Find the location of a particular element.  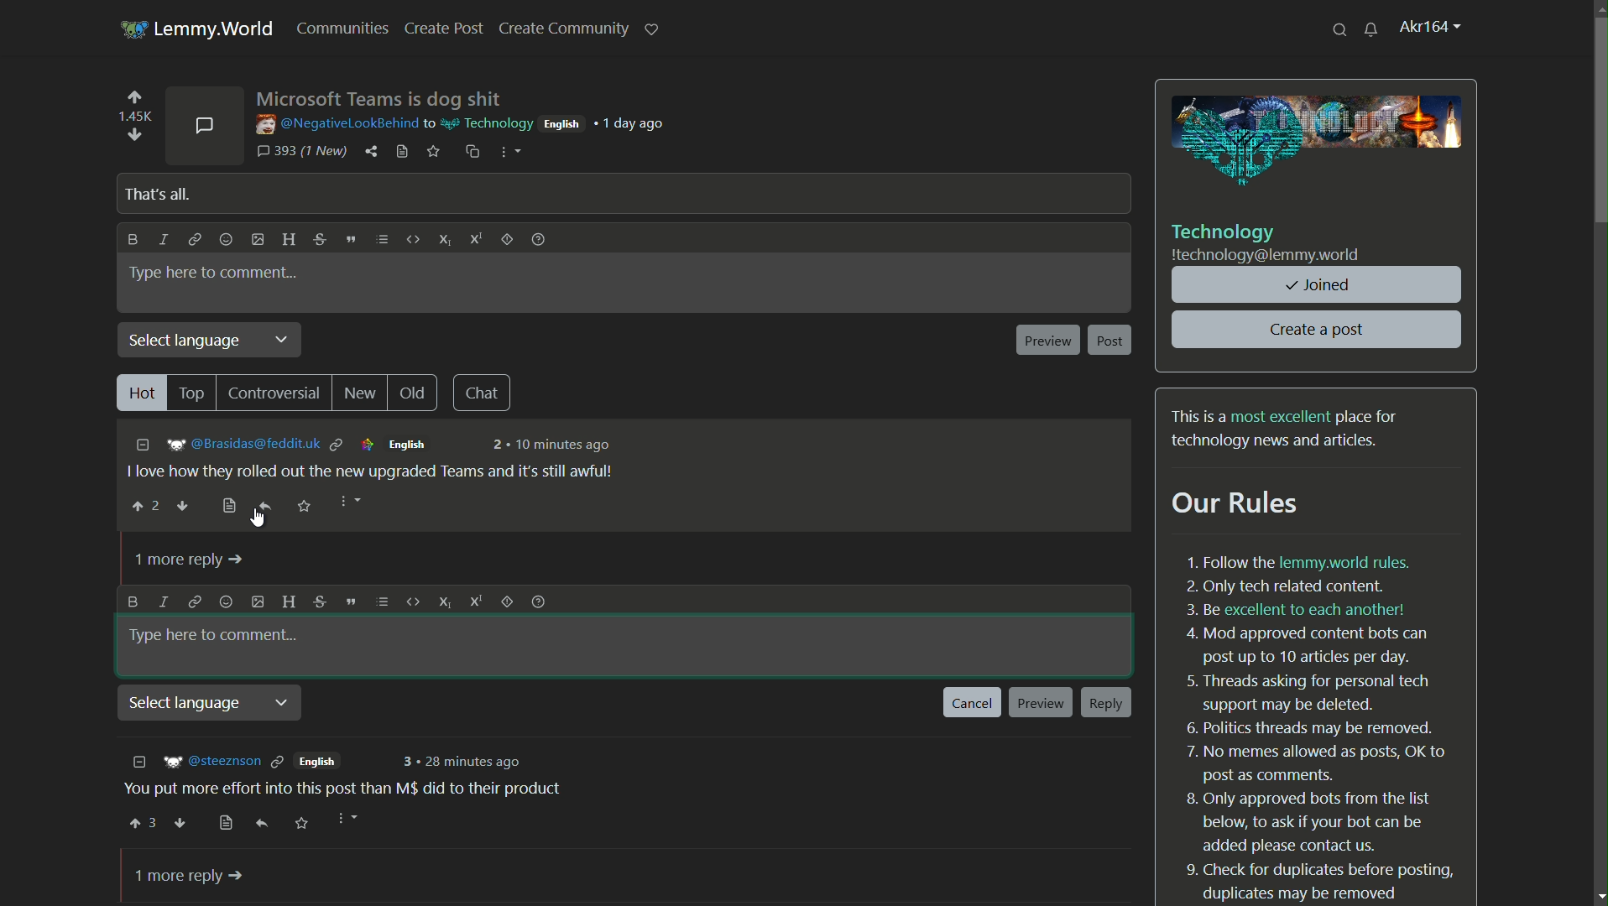

bold is located at coordinates (133, 600).